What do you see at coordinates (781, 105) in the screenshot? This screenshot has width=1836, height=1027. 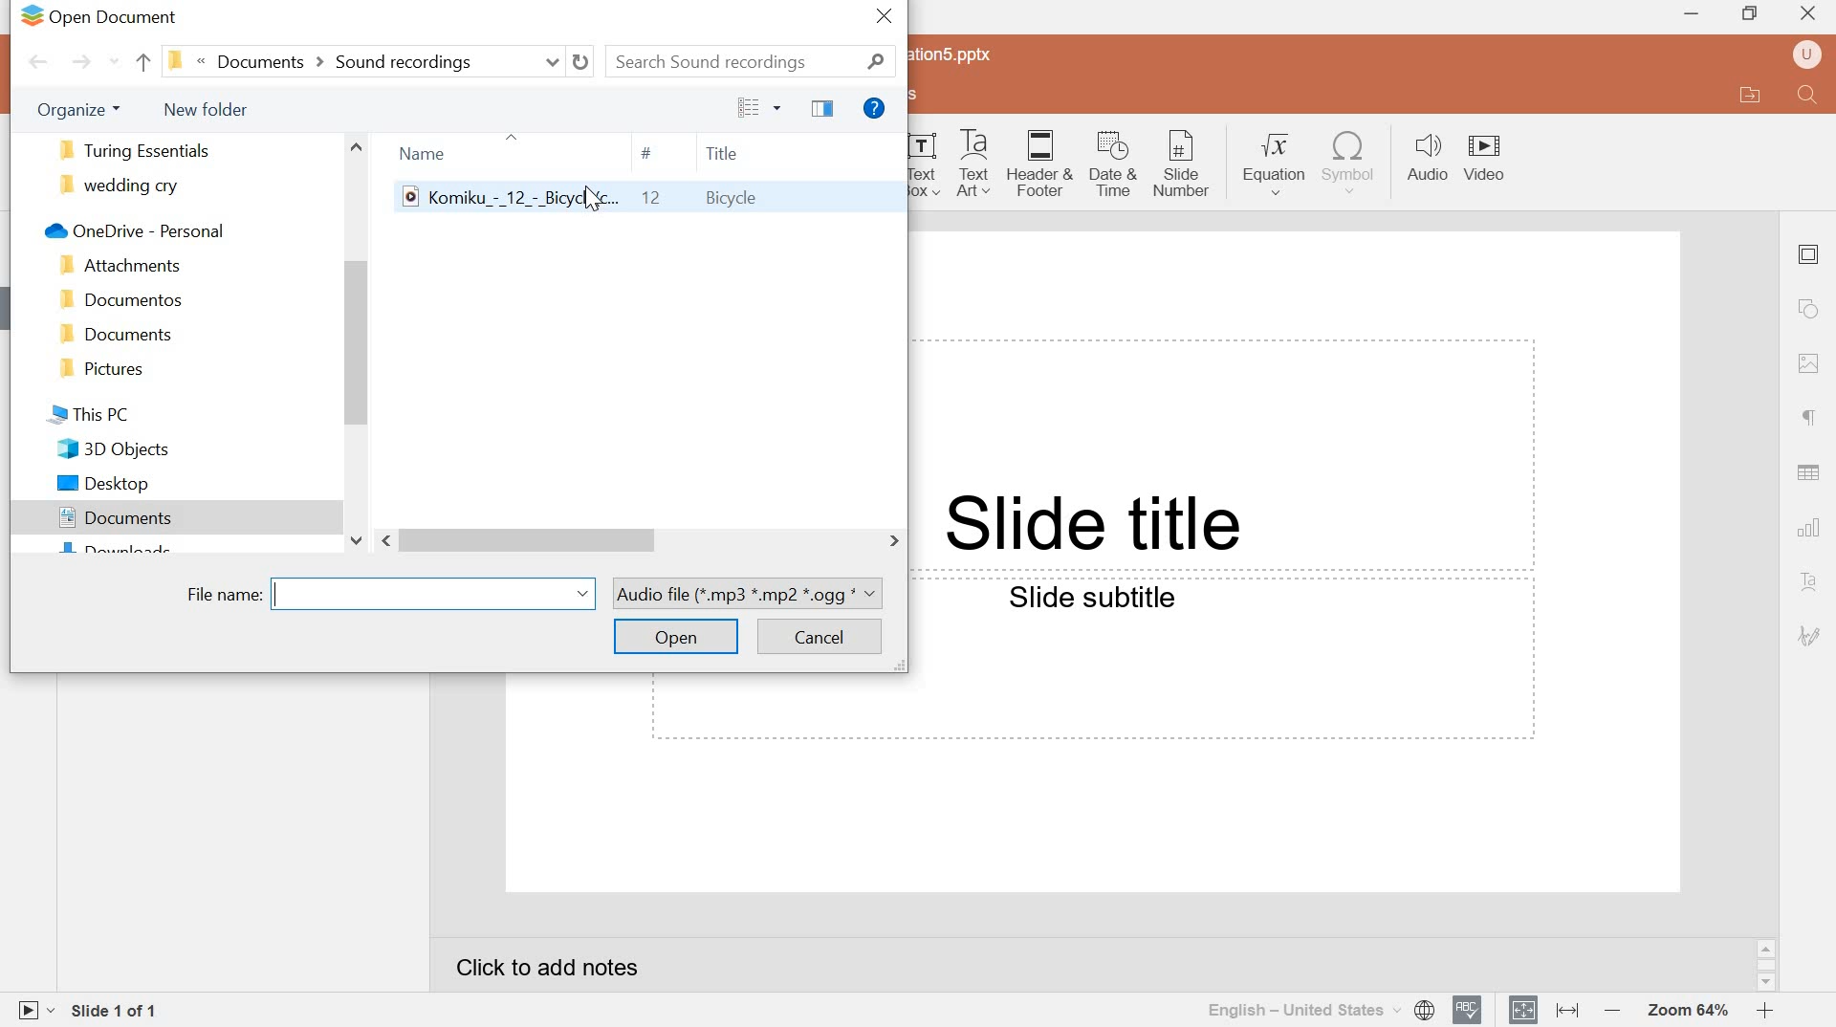 I see `more options` at bounding box center [781, 105].